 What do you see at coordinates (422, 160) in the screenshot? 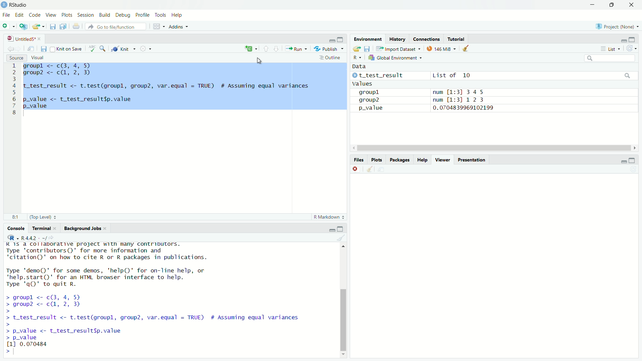
I see `Help` at bounding box center [422, 160].